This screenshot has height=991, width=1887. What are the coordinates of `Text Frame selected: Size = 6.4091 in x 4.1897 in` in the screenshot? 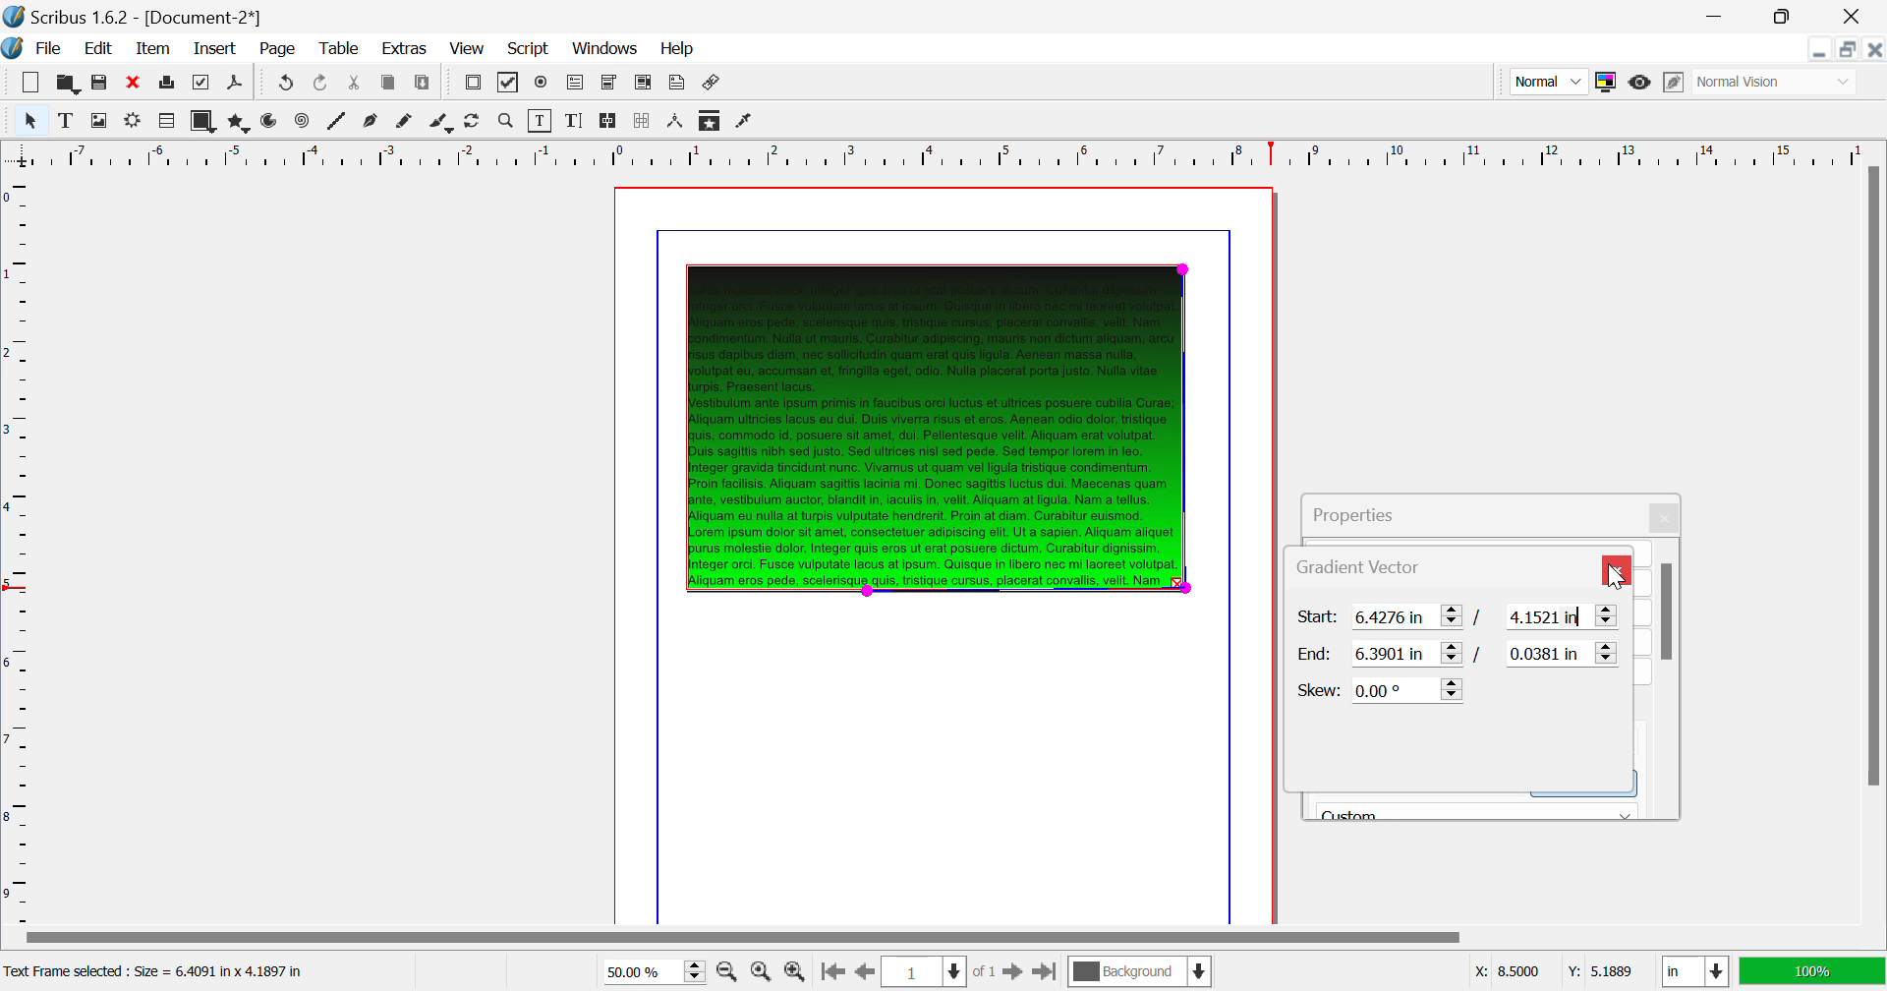 It's located at (158, 972).